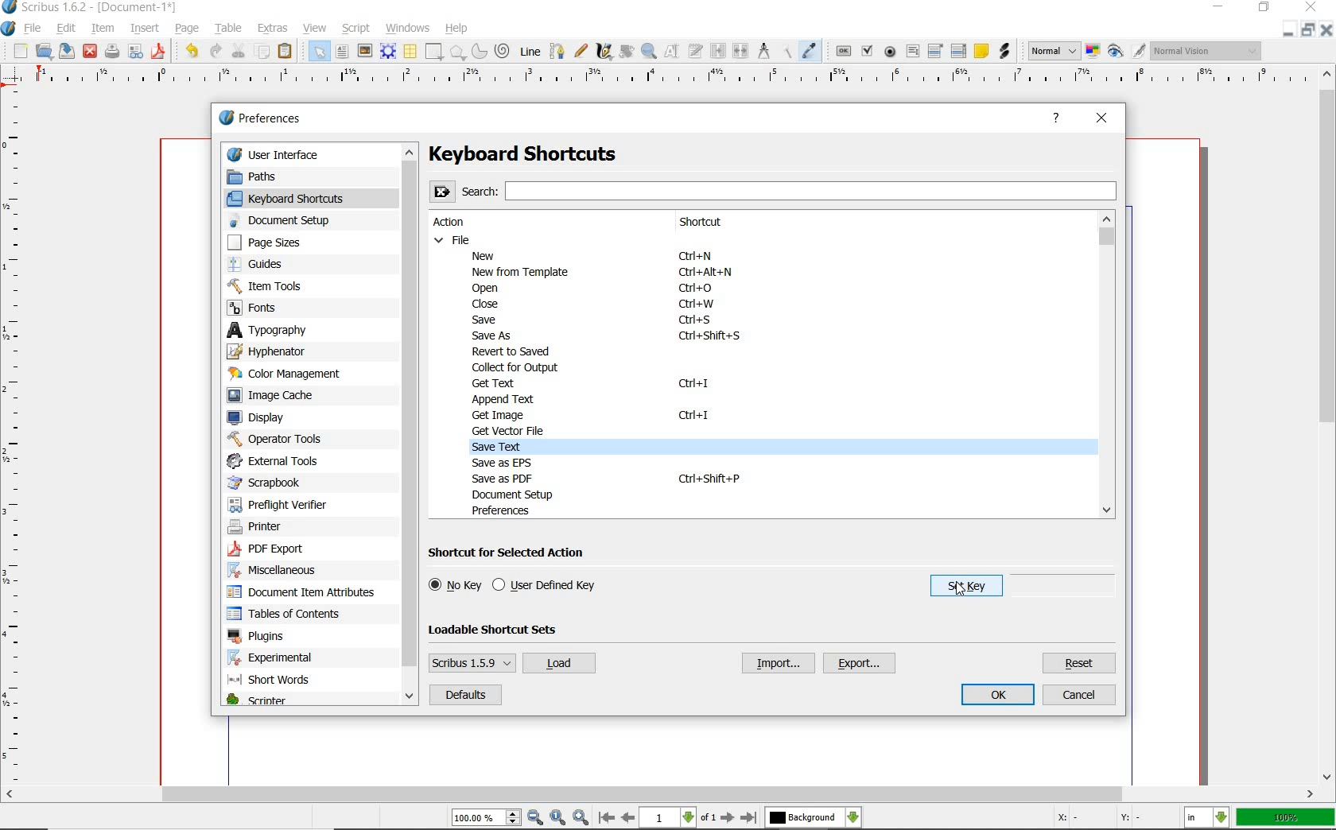 The width and height of the screenshot is (1336, 830). What do you see at coordinates (776, 663) in the screenshot?
I see `import` at bounding box center [776, 663].